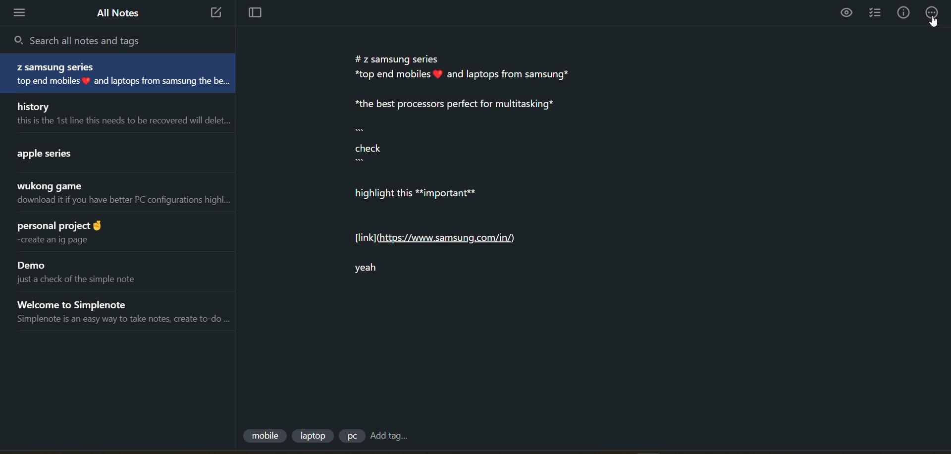 Image resolution: width=951 pixels, height=454 pixels. I want to click on cursor, so click(934, 22).